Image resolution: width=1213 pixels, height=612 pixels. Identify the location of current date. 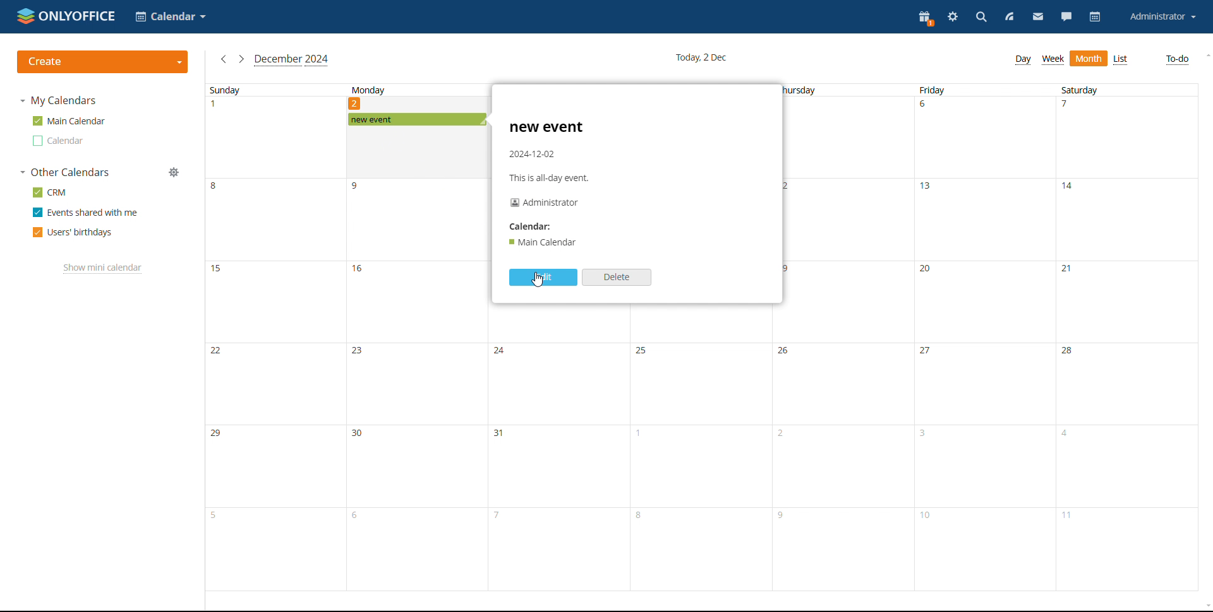
(701, 57).